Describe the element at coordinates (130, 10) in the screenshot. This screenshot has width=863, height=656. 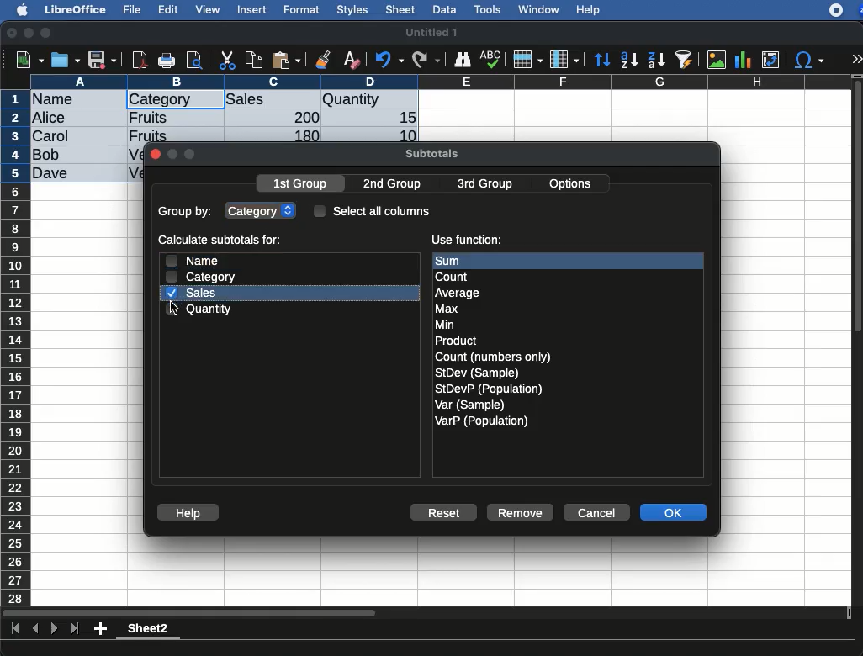
I see `file` at that location.